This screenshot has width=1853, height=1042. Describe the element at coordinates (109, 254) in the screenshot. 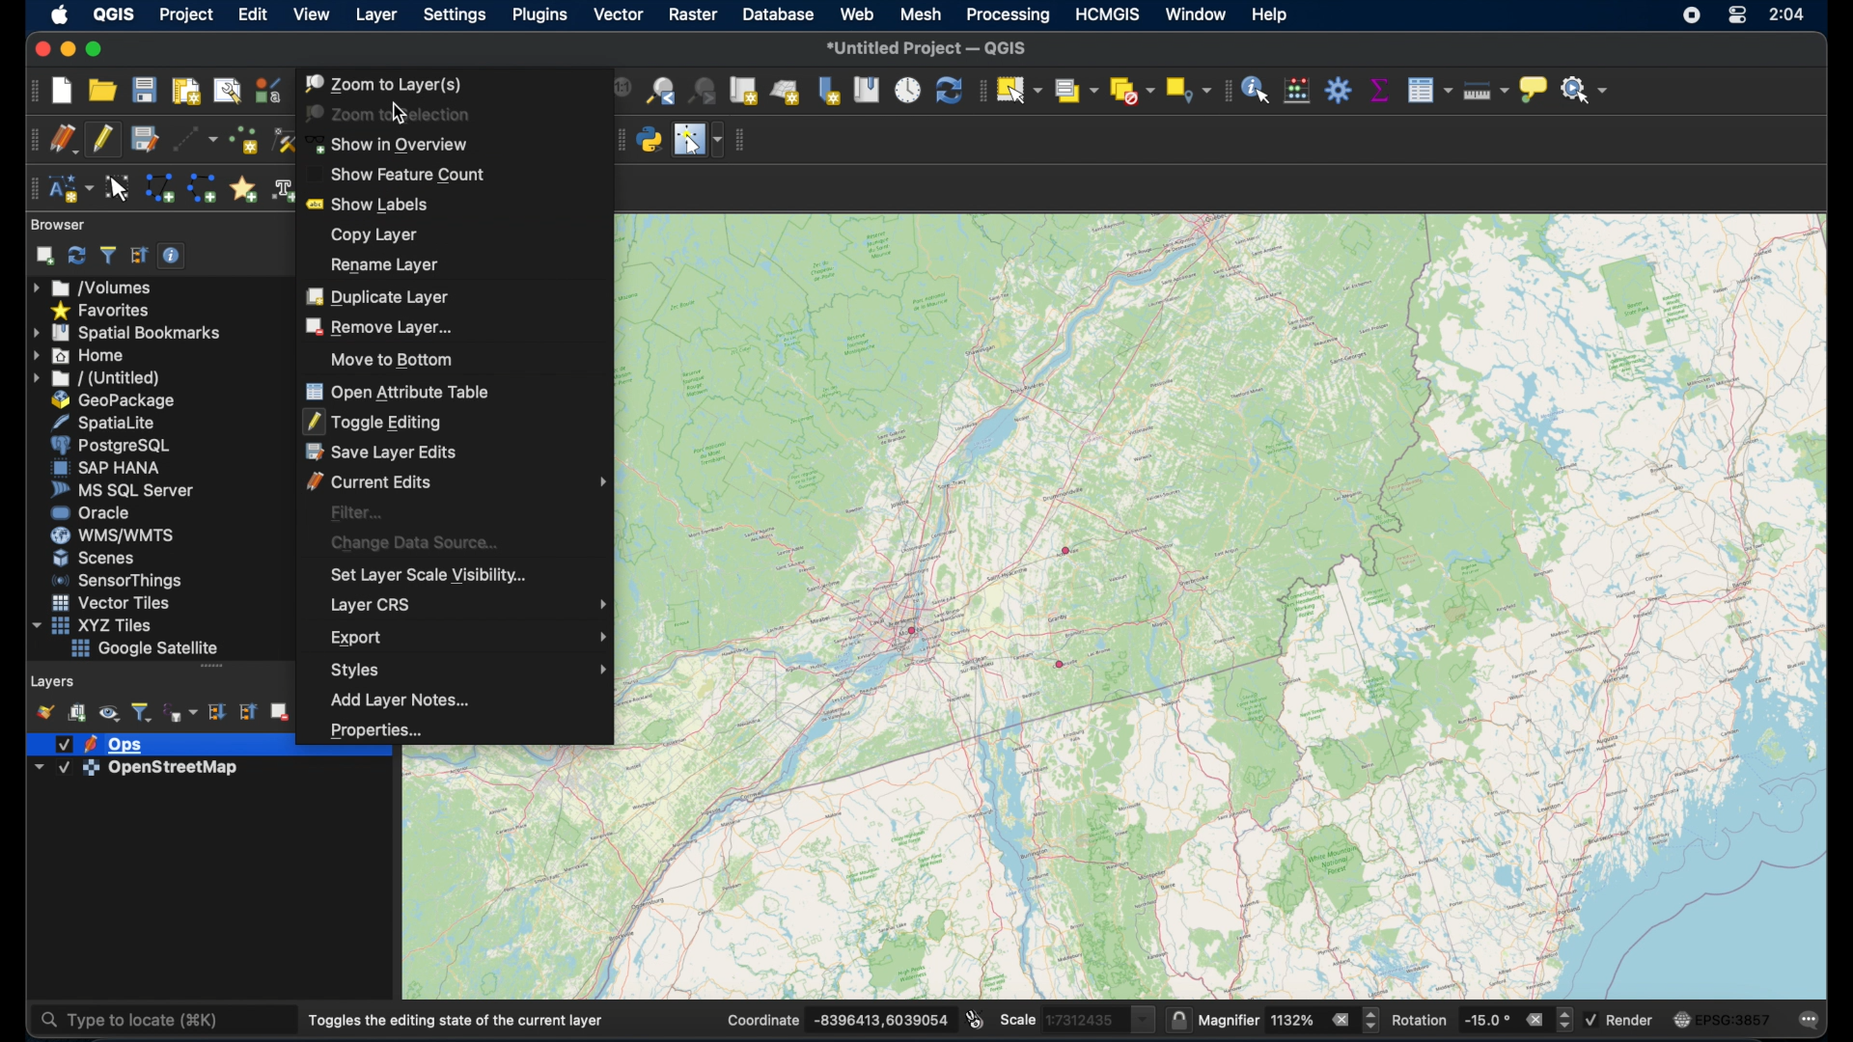

I see `filter browser` at that location.